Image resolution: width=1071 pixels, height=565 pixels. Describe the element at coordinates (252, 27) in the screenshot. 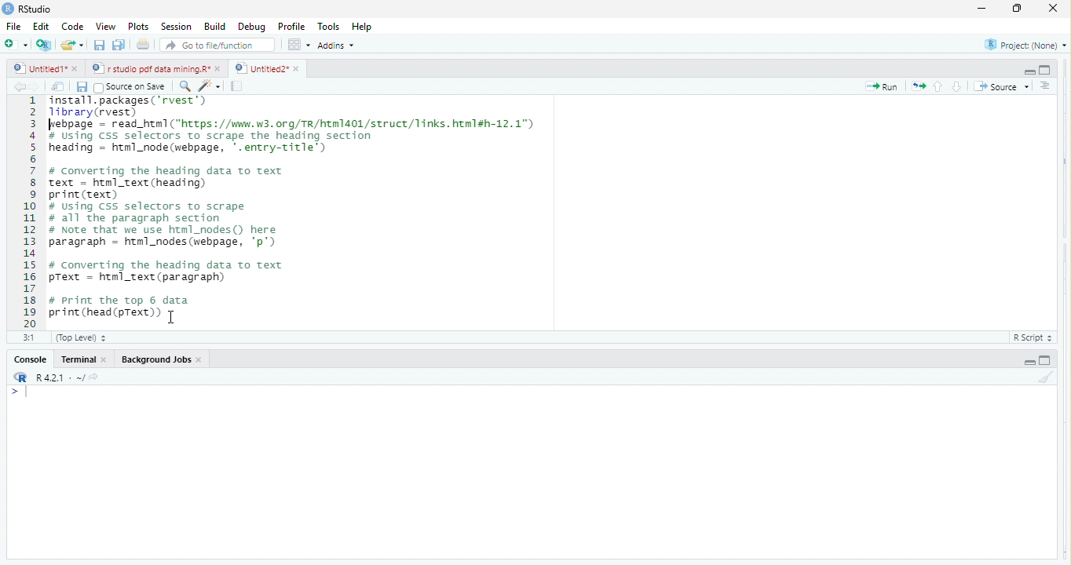

I see `Debug` at that location.